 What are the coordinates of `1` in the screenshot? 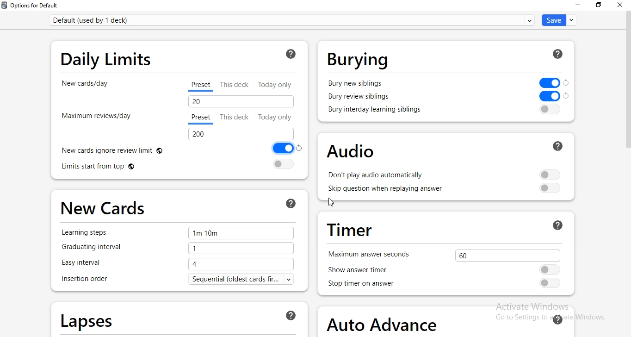 It's located at (240, 249).